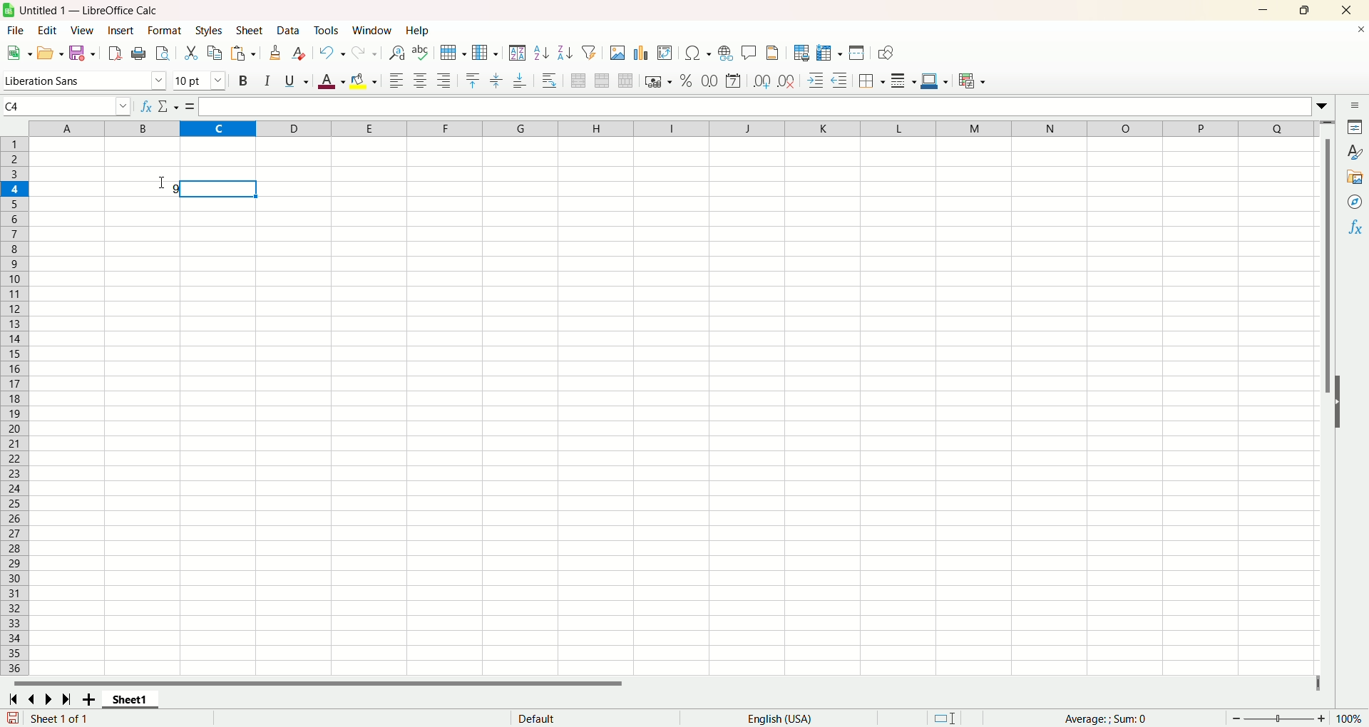 This screenshot has width=1369, height=727. I want to click on split windows, so click(858, 54).